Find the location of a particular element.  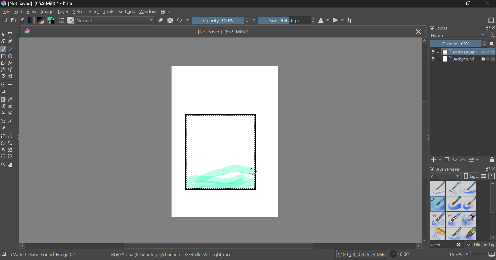

Layer 1 is located at coordinates (463, 52).